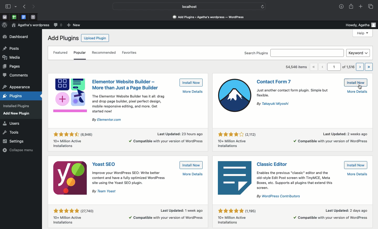 The width and height of the screenshot is (378, 229). Describe the element at coordinates (62, 38) in the screenshot. I see `Add plugins` at that location.